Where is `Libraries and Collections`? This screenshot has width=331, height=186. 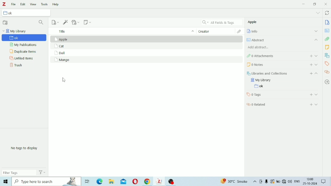 Libraries and Collections is located at coordinates (326, 55).